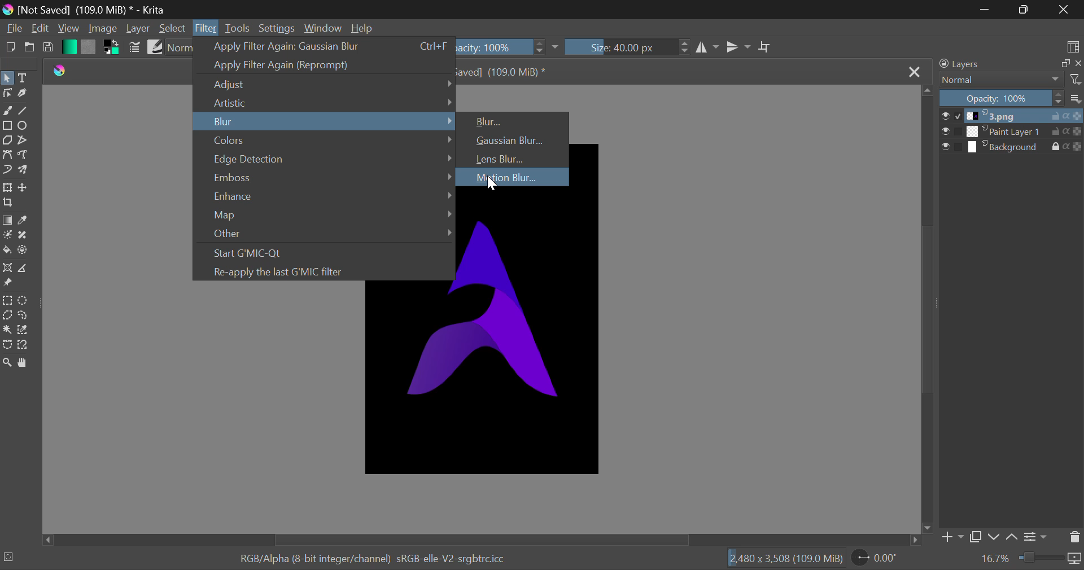 The image size is (1084, 570). What do you see at coordinates (995, 559) in the screenshot?
I see `16.7%` at bounding box center [995, 559].